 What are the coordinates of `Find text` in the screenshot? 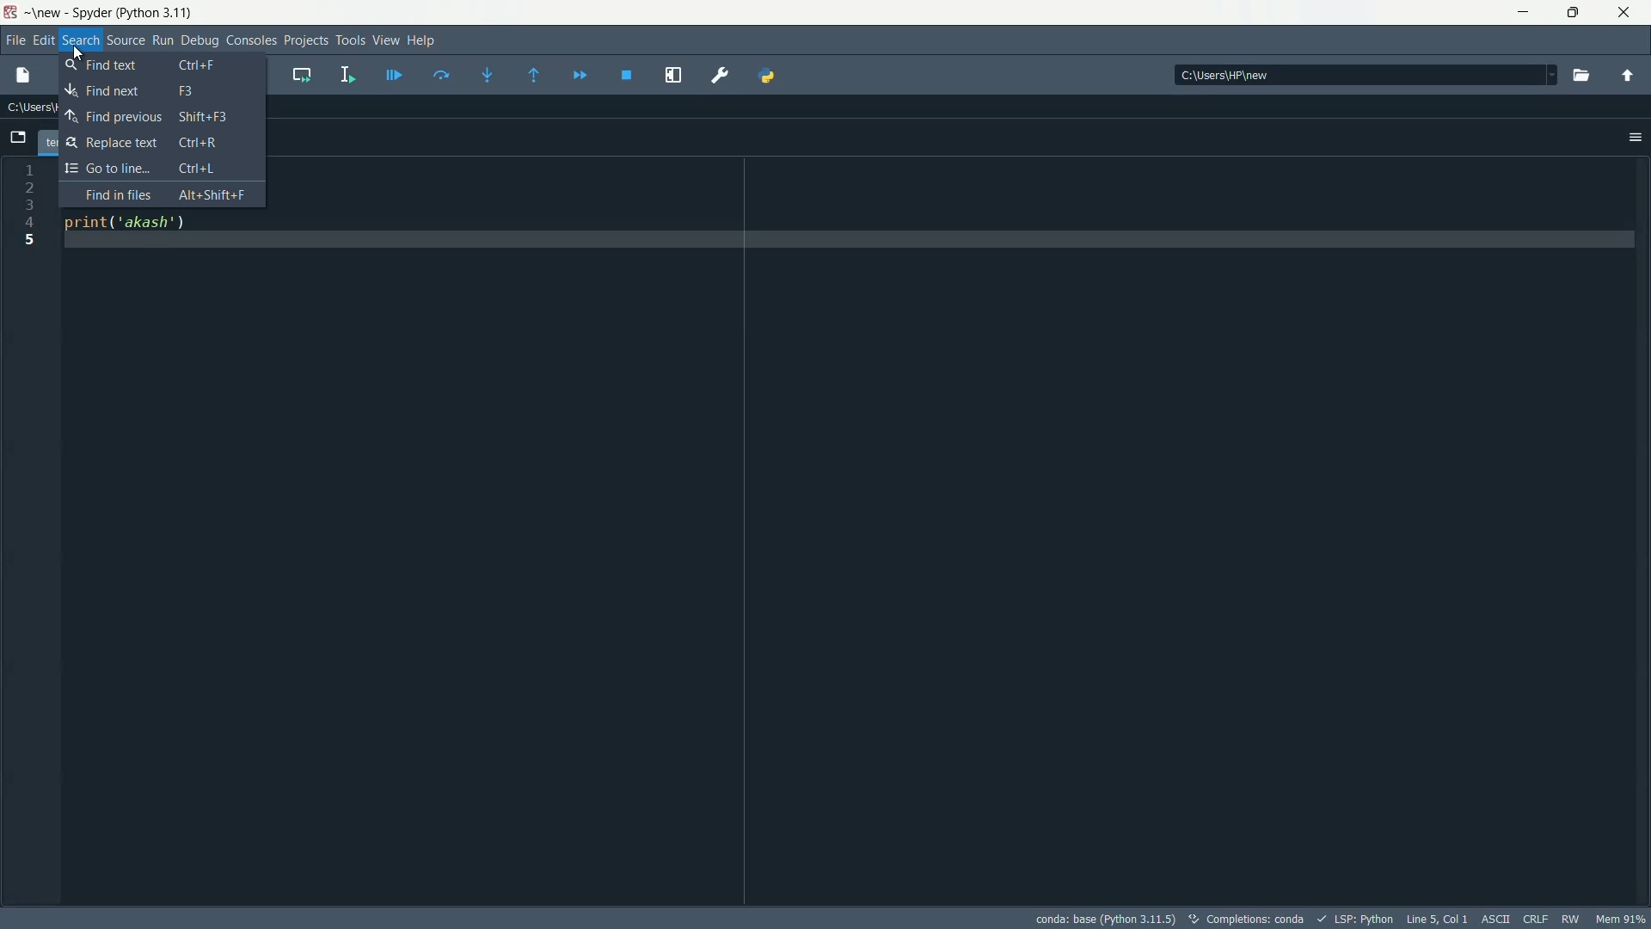 It's located at (160, 65).